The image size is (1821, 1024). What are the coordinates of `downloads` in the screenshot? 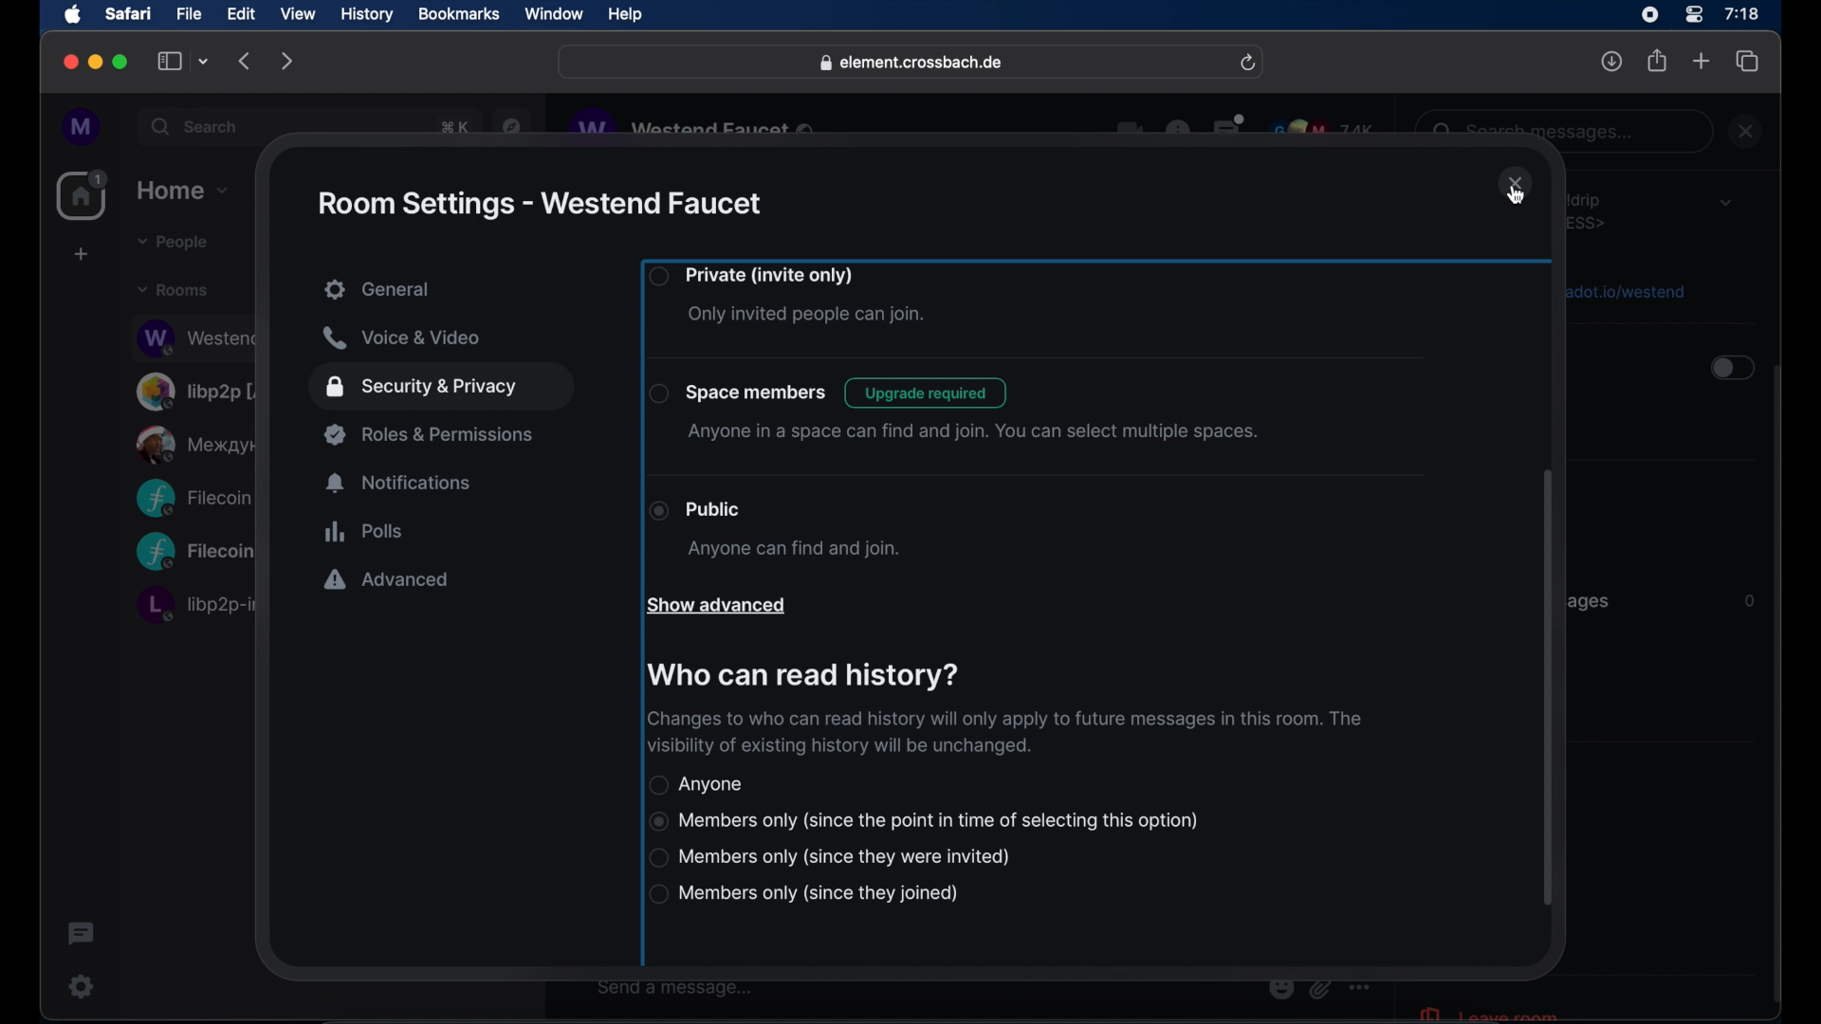 It's located at (1612, 61).